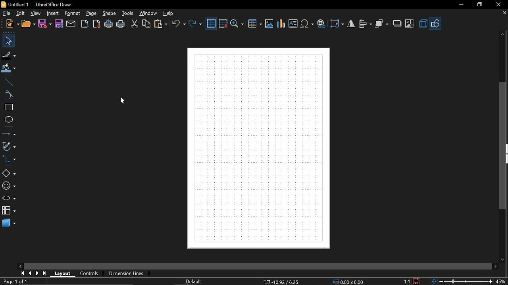  What do you see at coordinates (59, 24) in the screenshot?
I see `save as` at bounding box center [59, 24].